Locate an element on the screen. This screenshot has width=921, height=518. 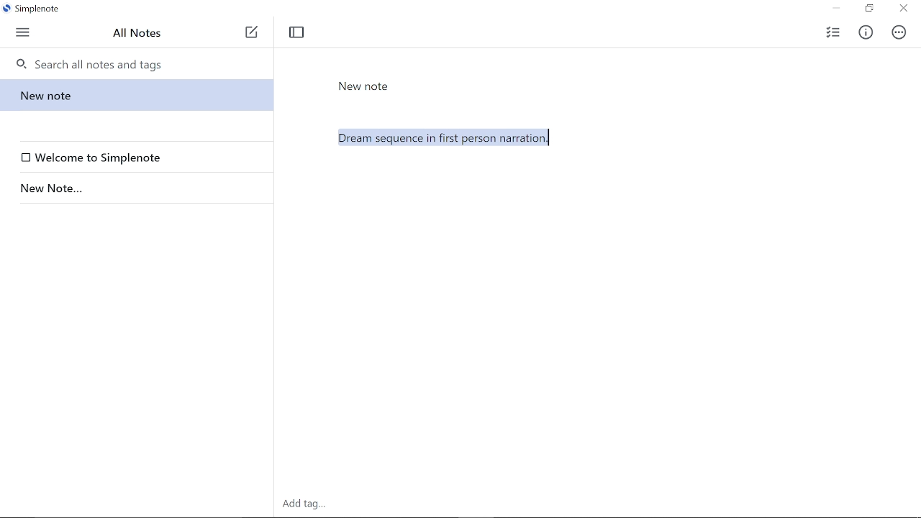
Search all notes and tags is located at coordinates (142, 63).